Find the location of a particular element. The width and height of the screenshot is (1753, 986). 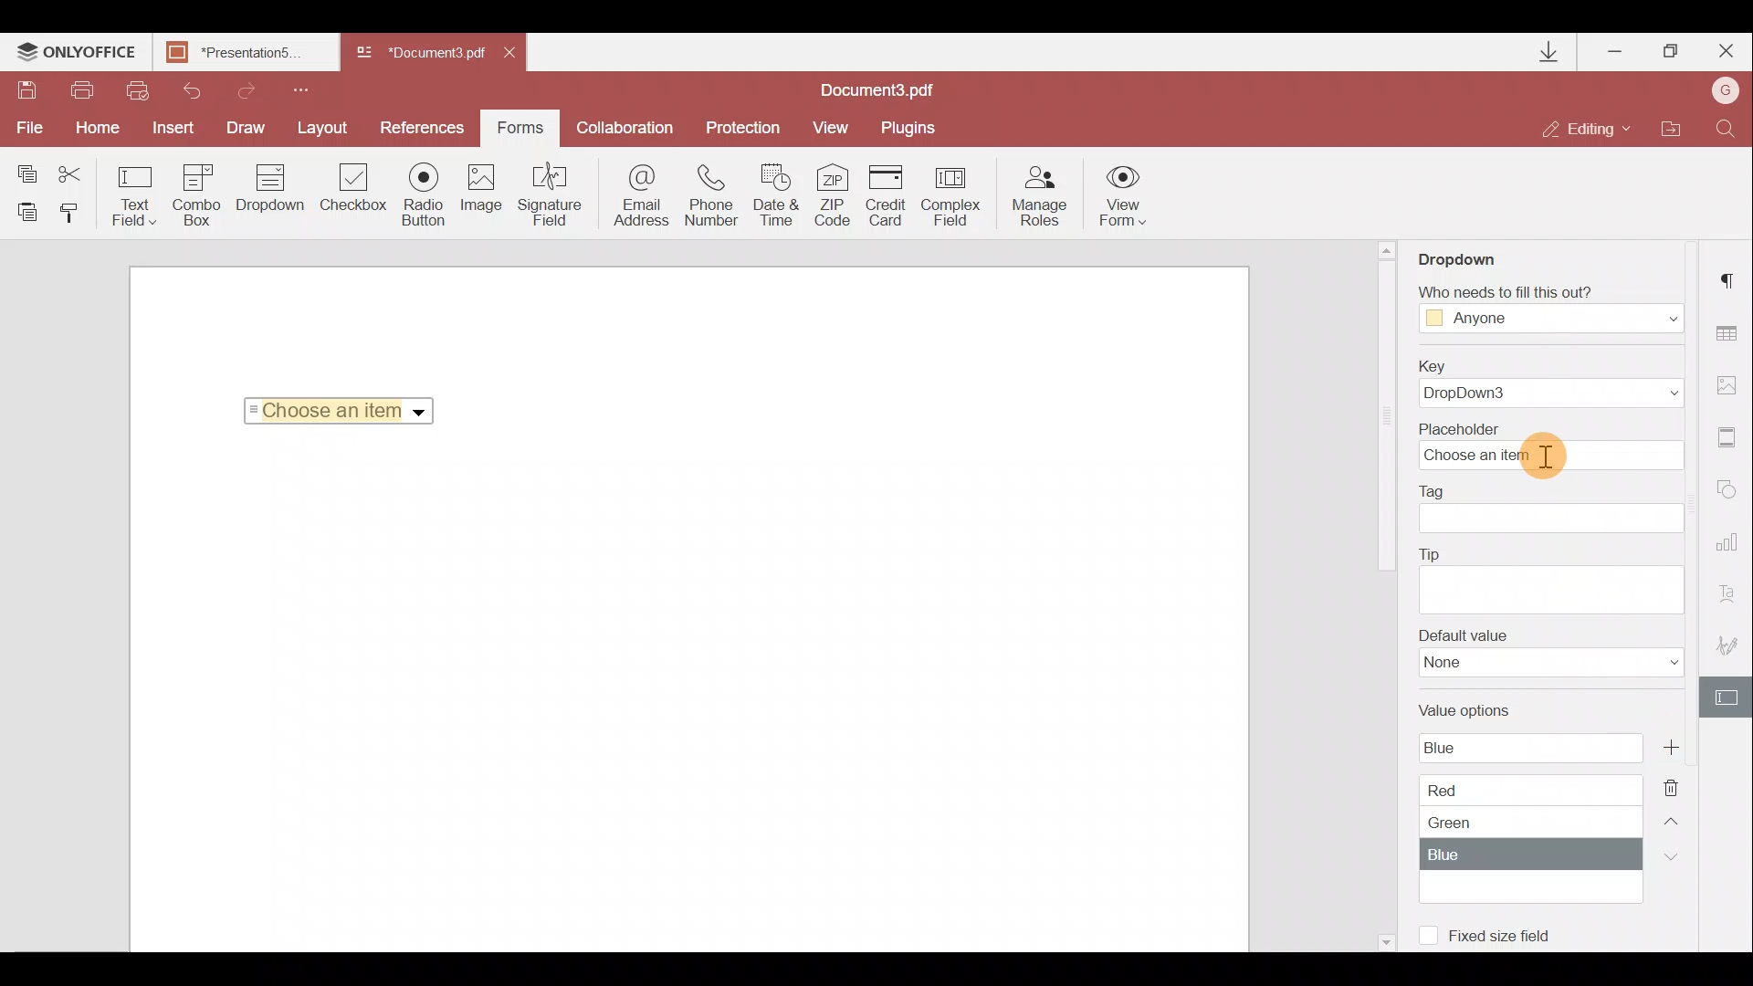

Remove is located at coordinates (1675, 782).